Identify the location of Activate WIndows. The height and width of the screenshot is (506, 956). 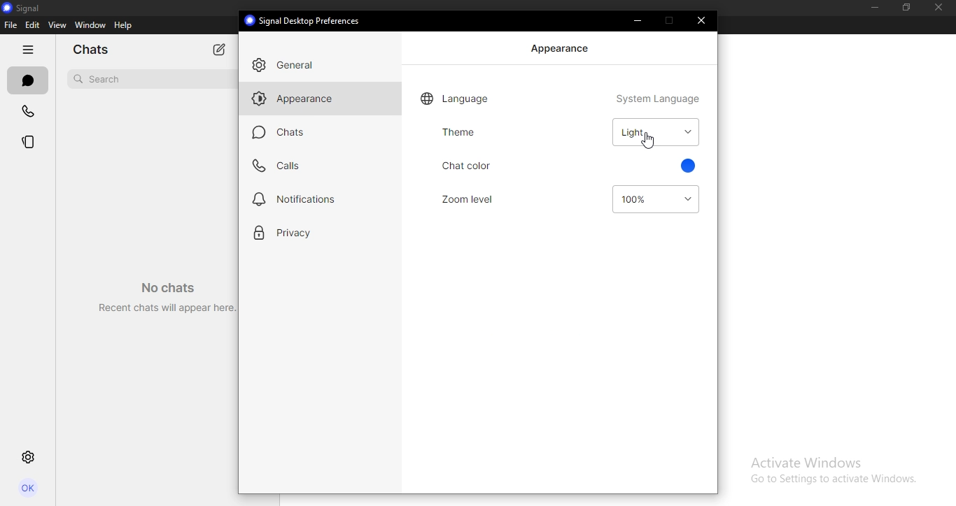
(826, 468).